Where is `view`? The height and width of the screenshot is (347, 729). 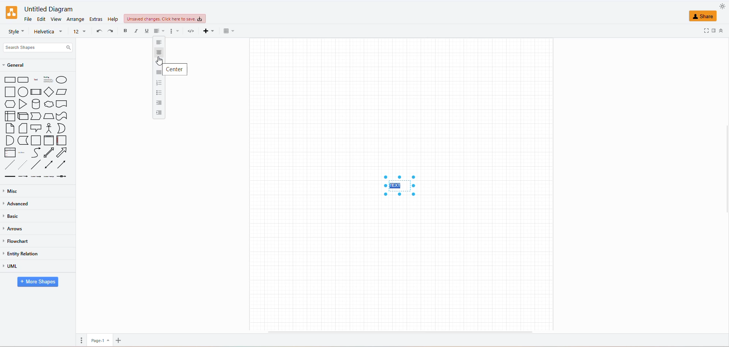
view is located at coordinates (56, 20).